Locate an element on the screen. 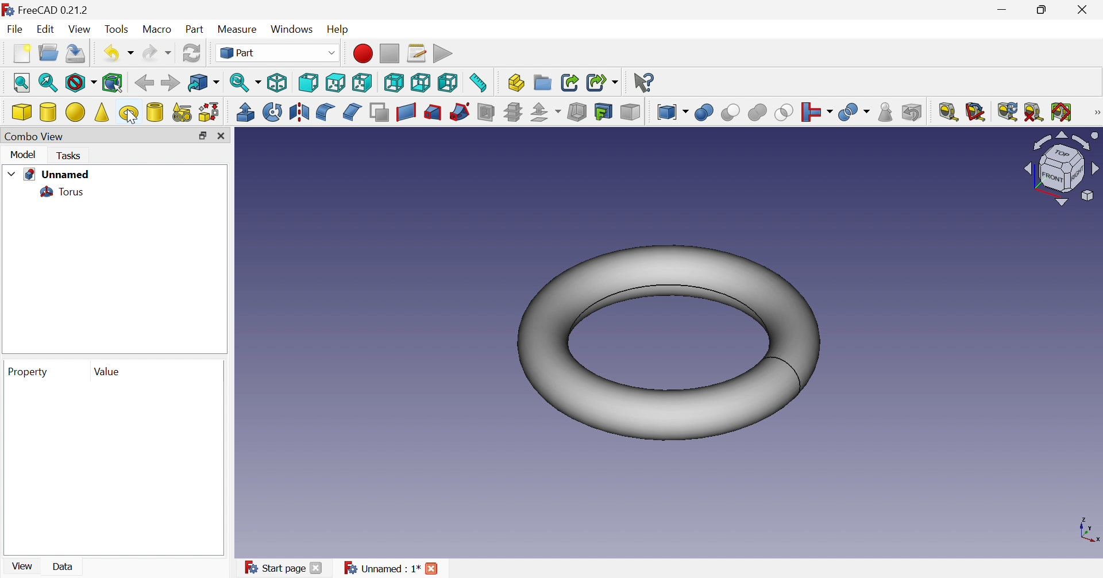  Create projection on surface... is located at coordinates (604, 112).